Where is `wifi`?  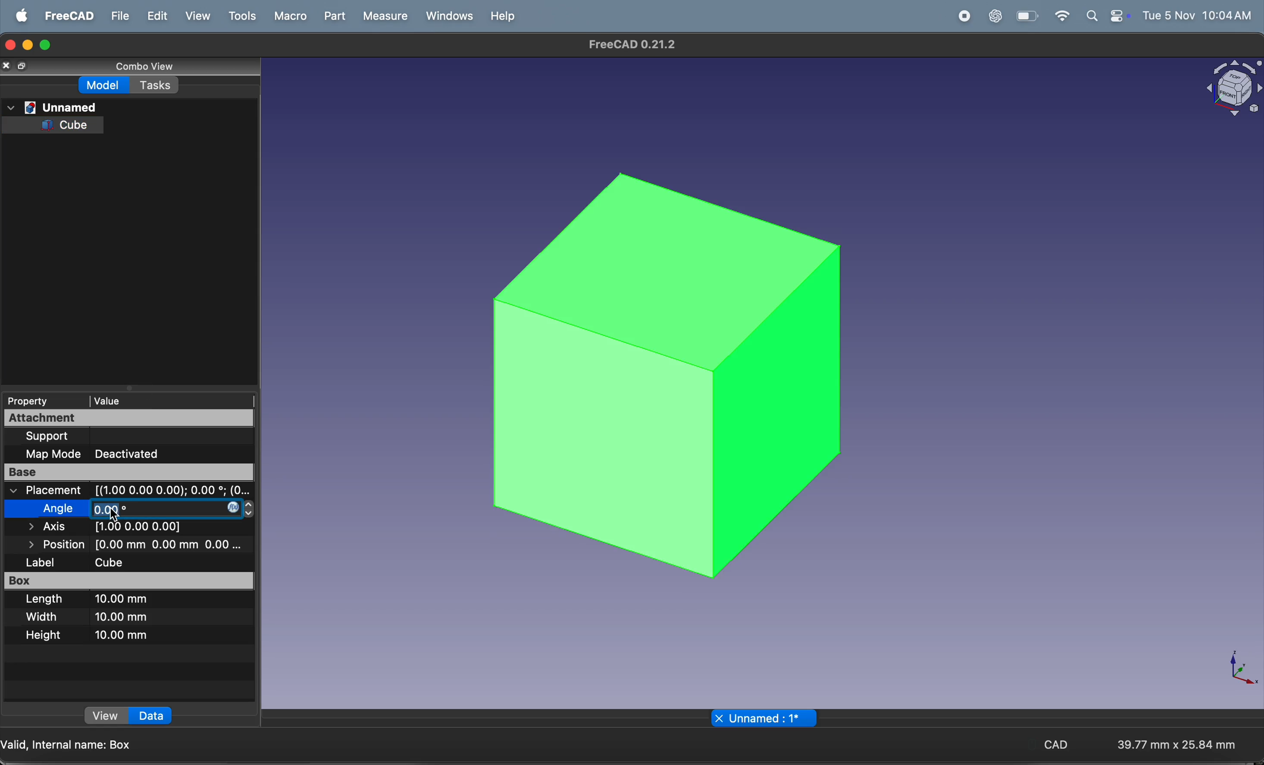
wifi is located at coordinates (1026, 14).